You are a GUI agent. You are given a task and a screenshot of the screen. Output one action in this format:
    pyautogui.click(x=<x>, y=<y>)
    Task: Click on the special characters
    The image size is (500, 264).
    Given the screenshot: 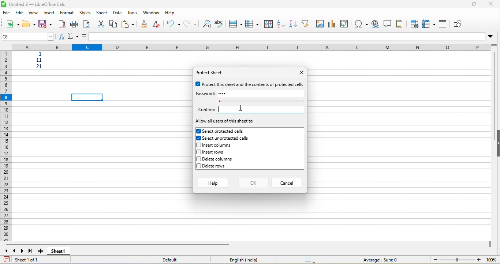 What is the action you would take?
    pyautogui.click(x=362, y=23)
    